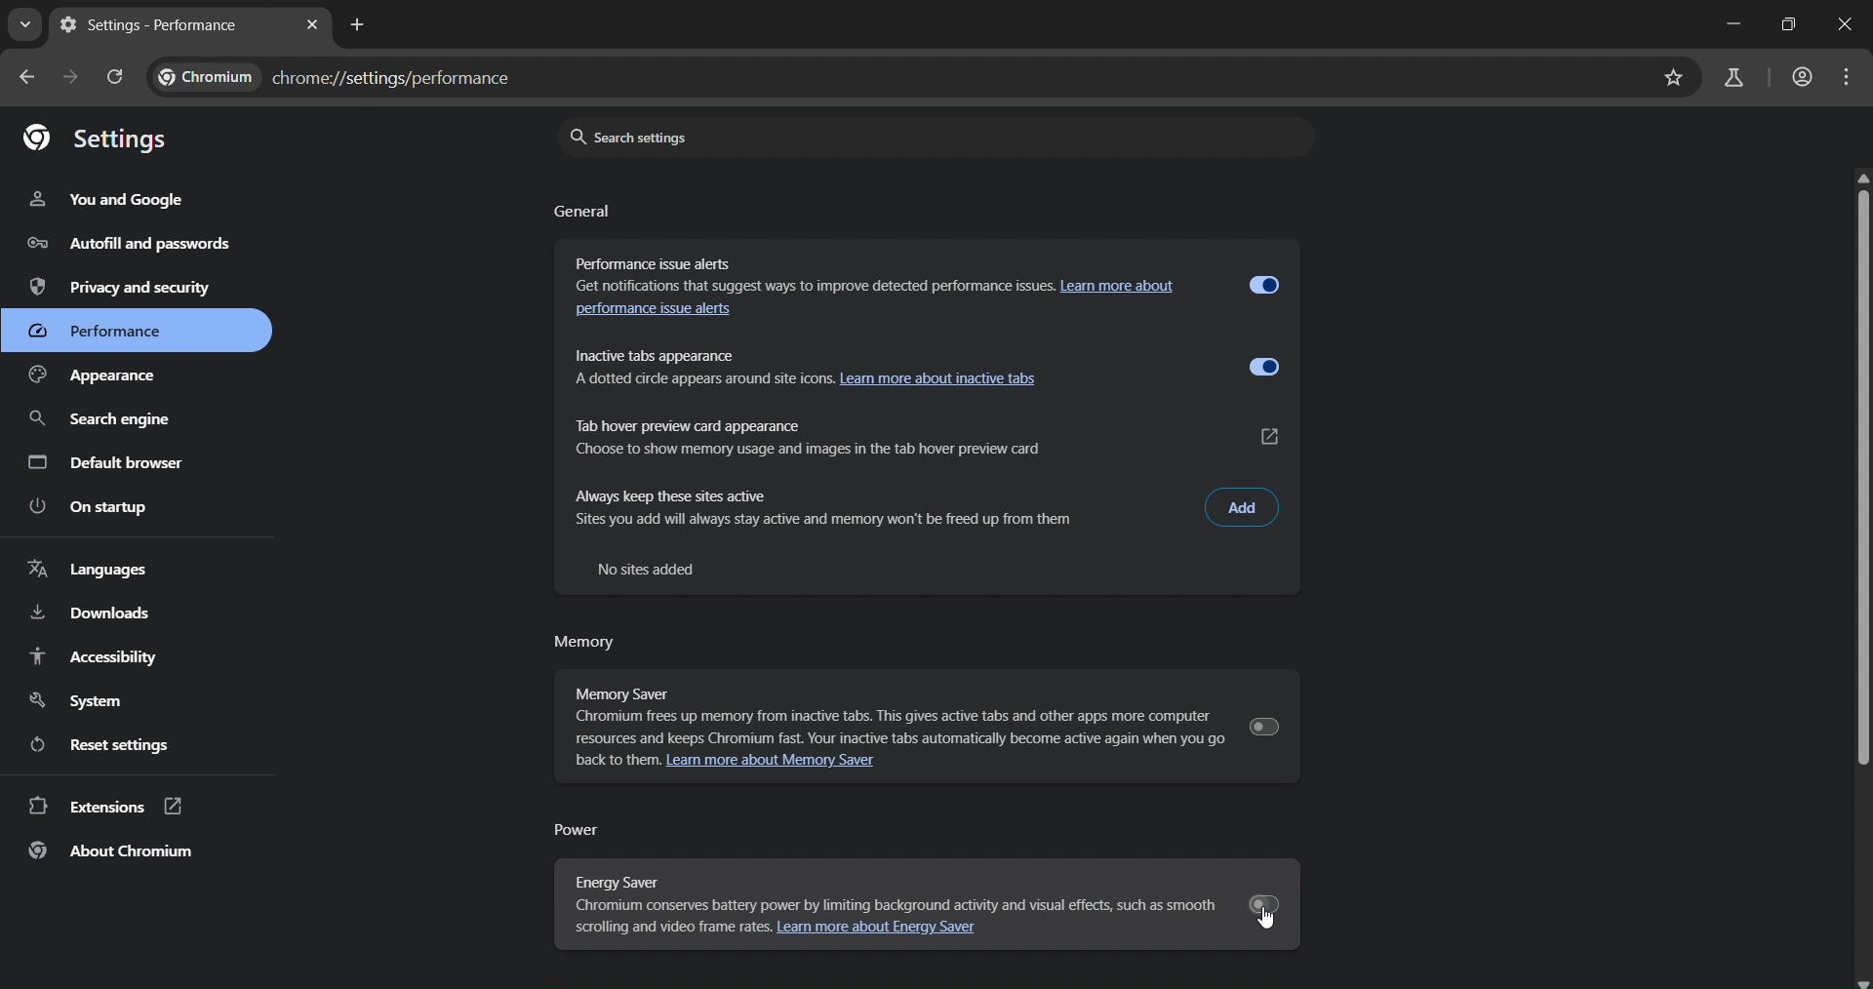  What do you see at coordinates (1861, 470) in the screenshot?
I see `slidebar` at bounding box center [1861, 470].